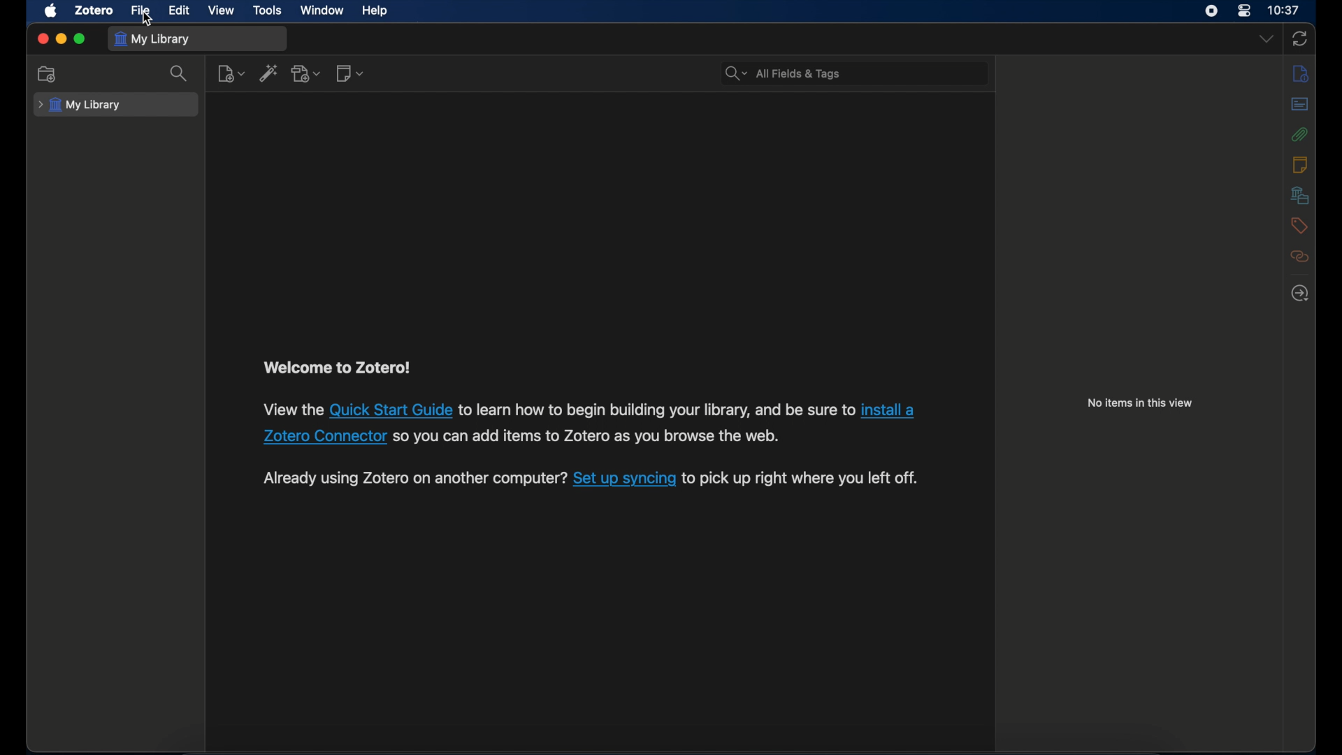 This screenshot has height=755, width=1342. Describe the element at coordinates (324, 438) in the screenshot. I see `Zotero connector link` at that location.